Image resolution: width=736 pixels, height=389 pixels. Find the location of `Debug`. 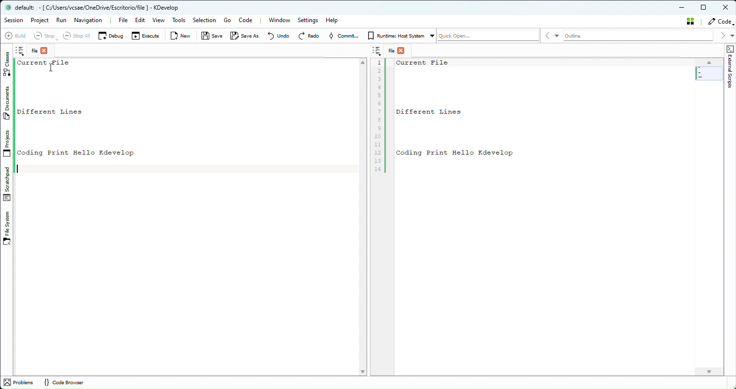

Debug is located at coordinates (112, 36).